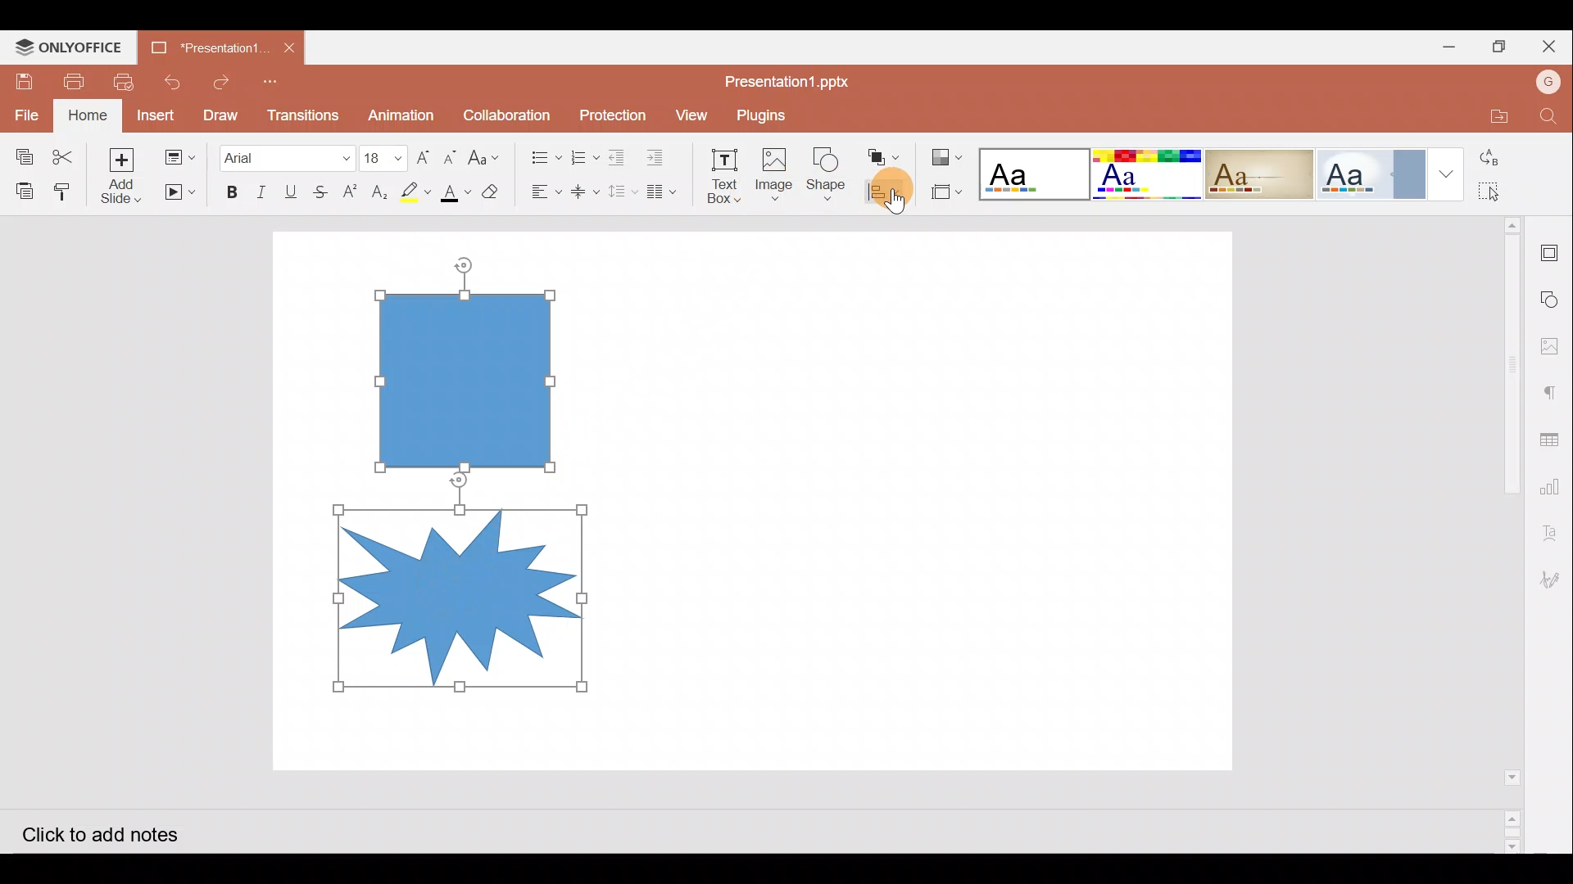 The width and height of the screenshot is (1573, 884). I want to click on Presentation1., so click(203, 48).